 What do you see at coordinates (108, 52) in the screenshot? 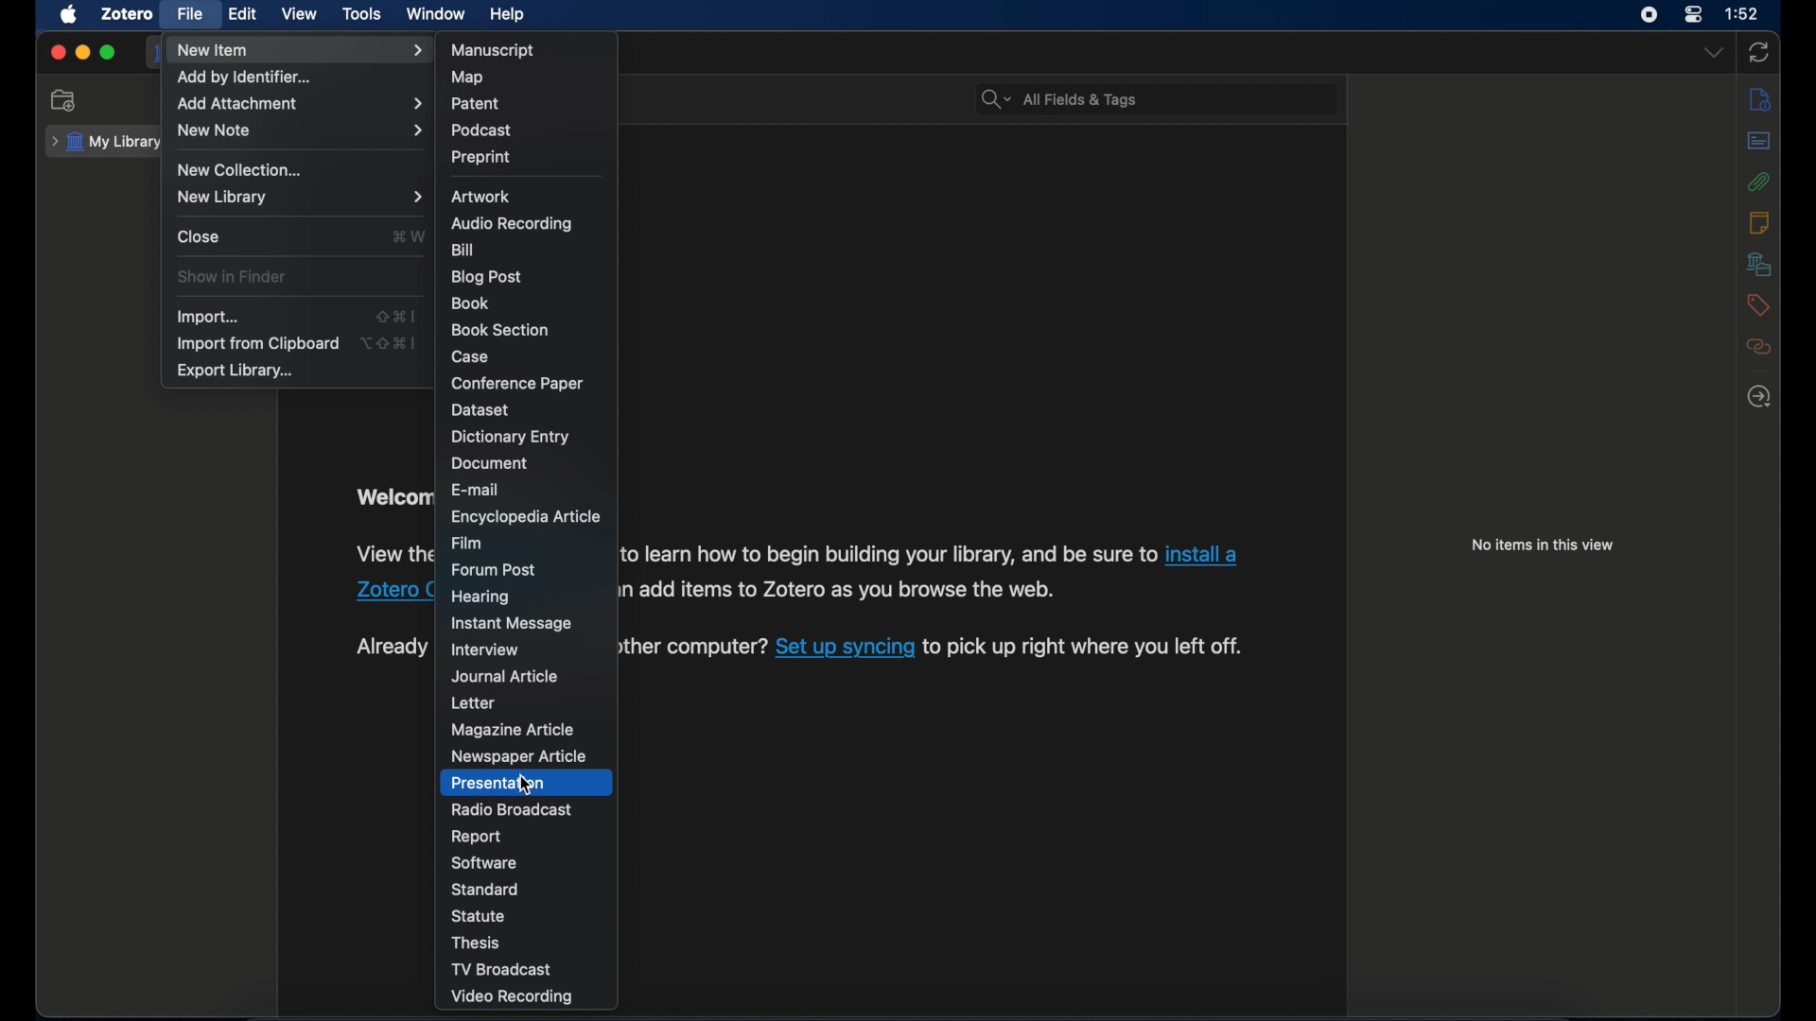
I see `maximize` at bounding box center [108, 52].